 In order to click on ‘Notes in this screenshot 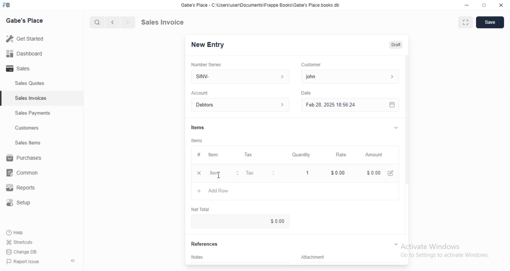, I will do `click(199, 258)`.